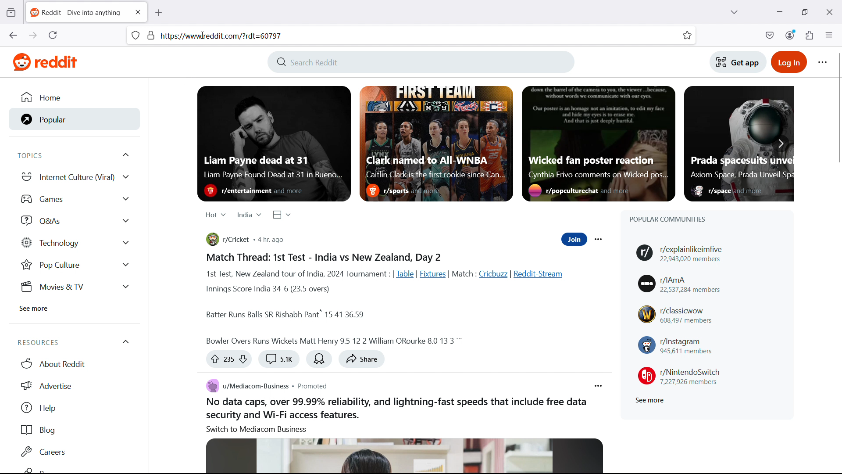  Describe the element at coordinates (73, 363) in the screenshot. I see `About Reddit` at that location.